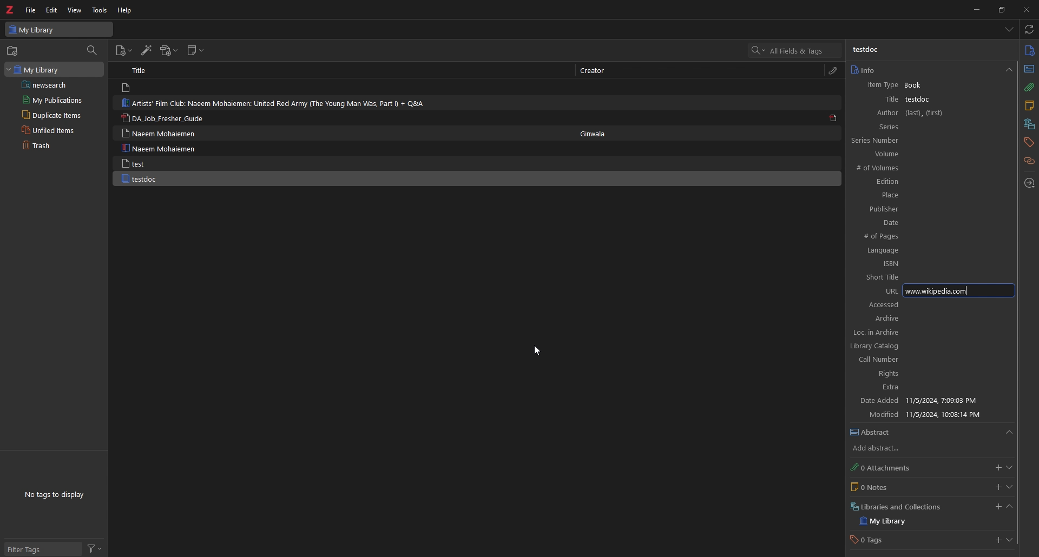  Describe the element at coordinates (916, 222) in the screenshot. I see `Date` at that location.